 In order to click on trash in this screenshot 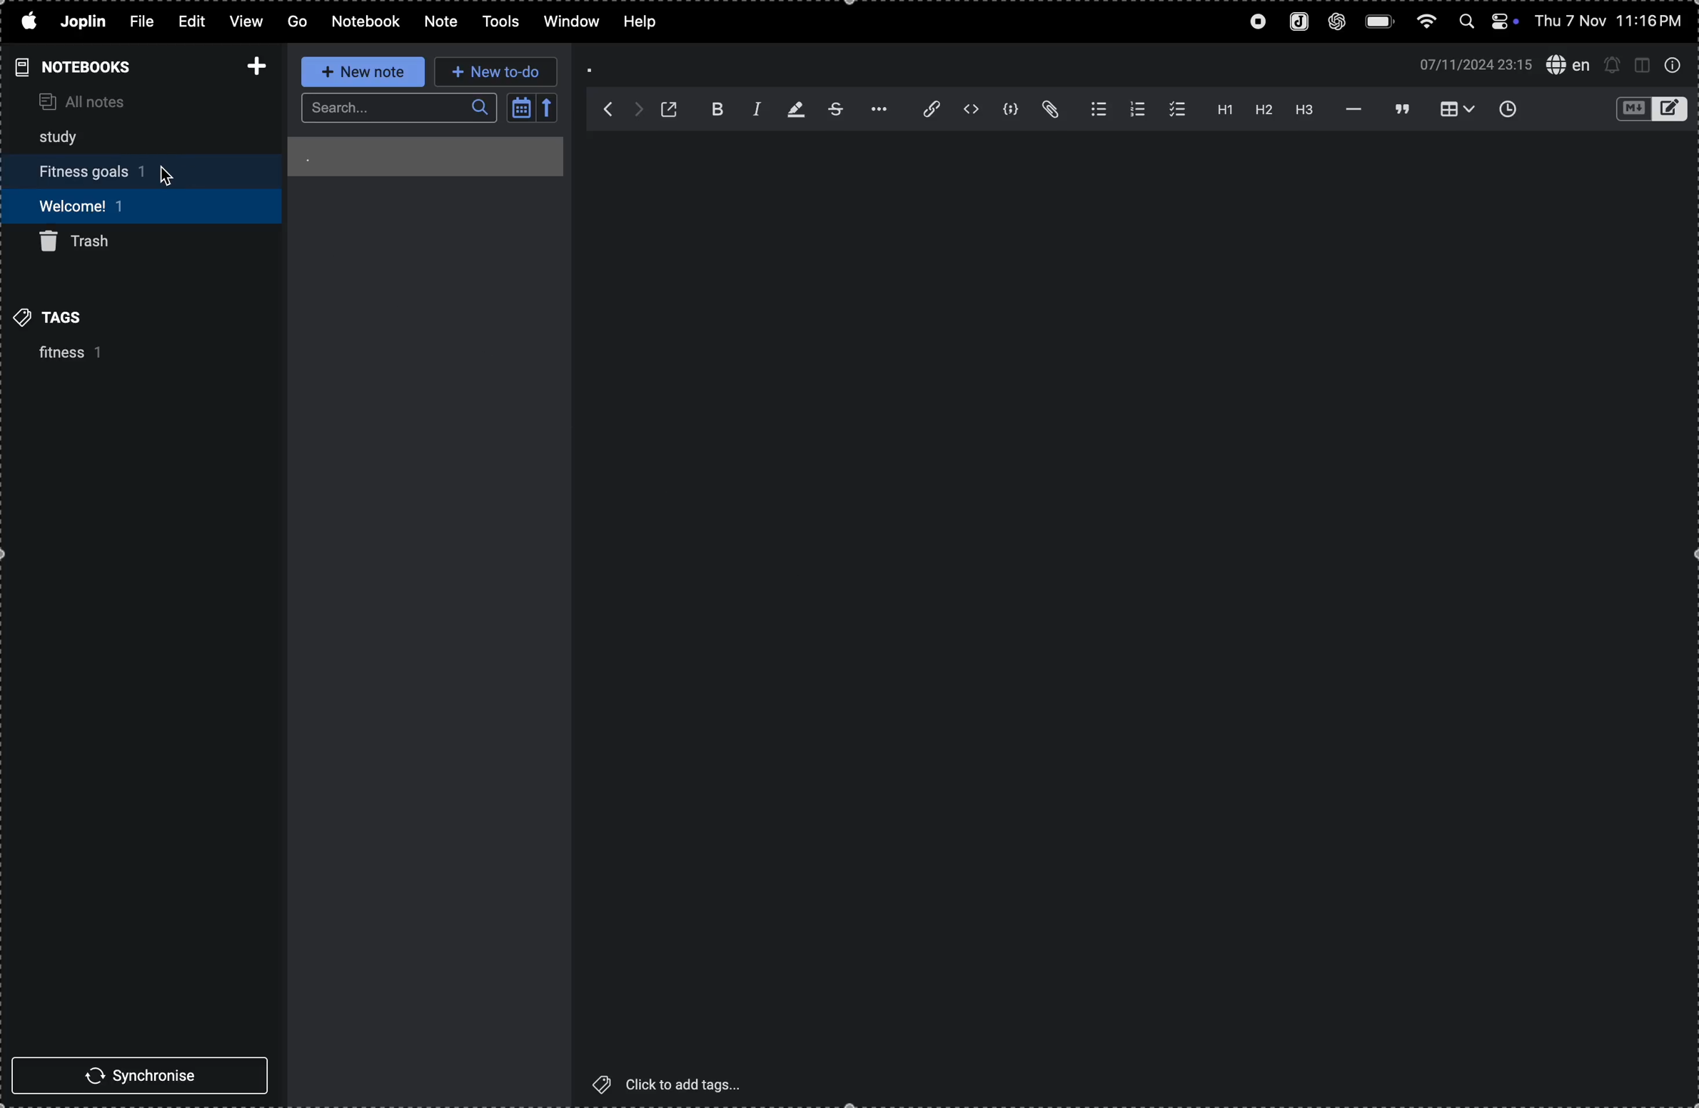, I will do `click(86, 243)`.